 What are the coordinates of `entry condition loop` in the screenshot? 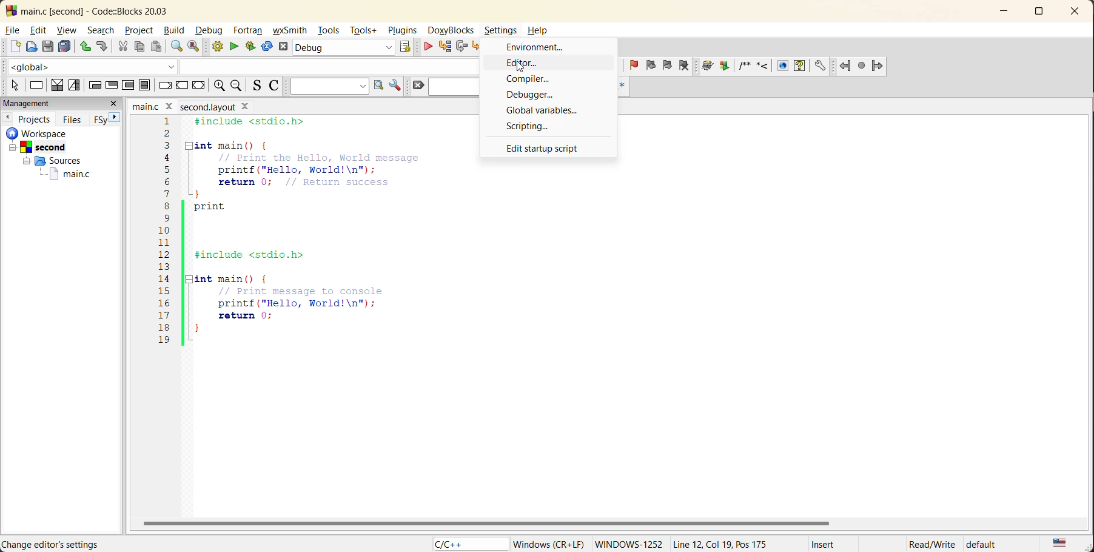 It's located at (94, 86).